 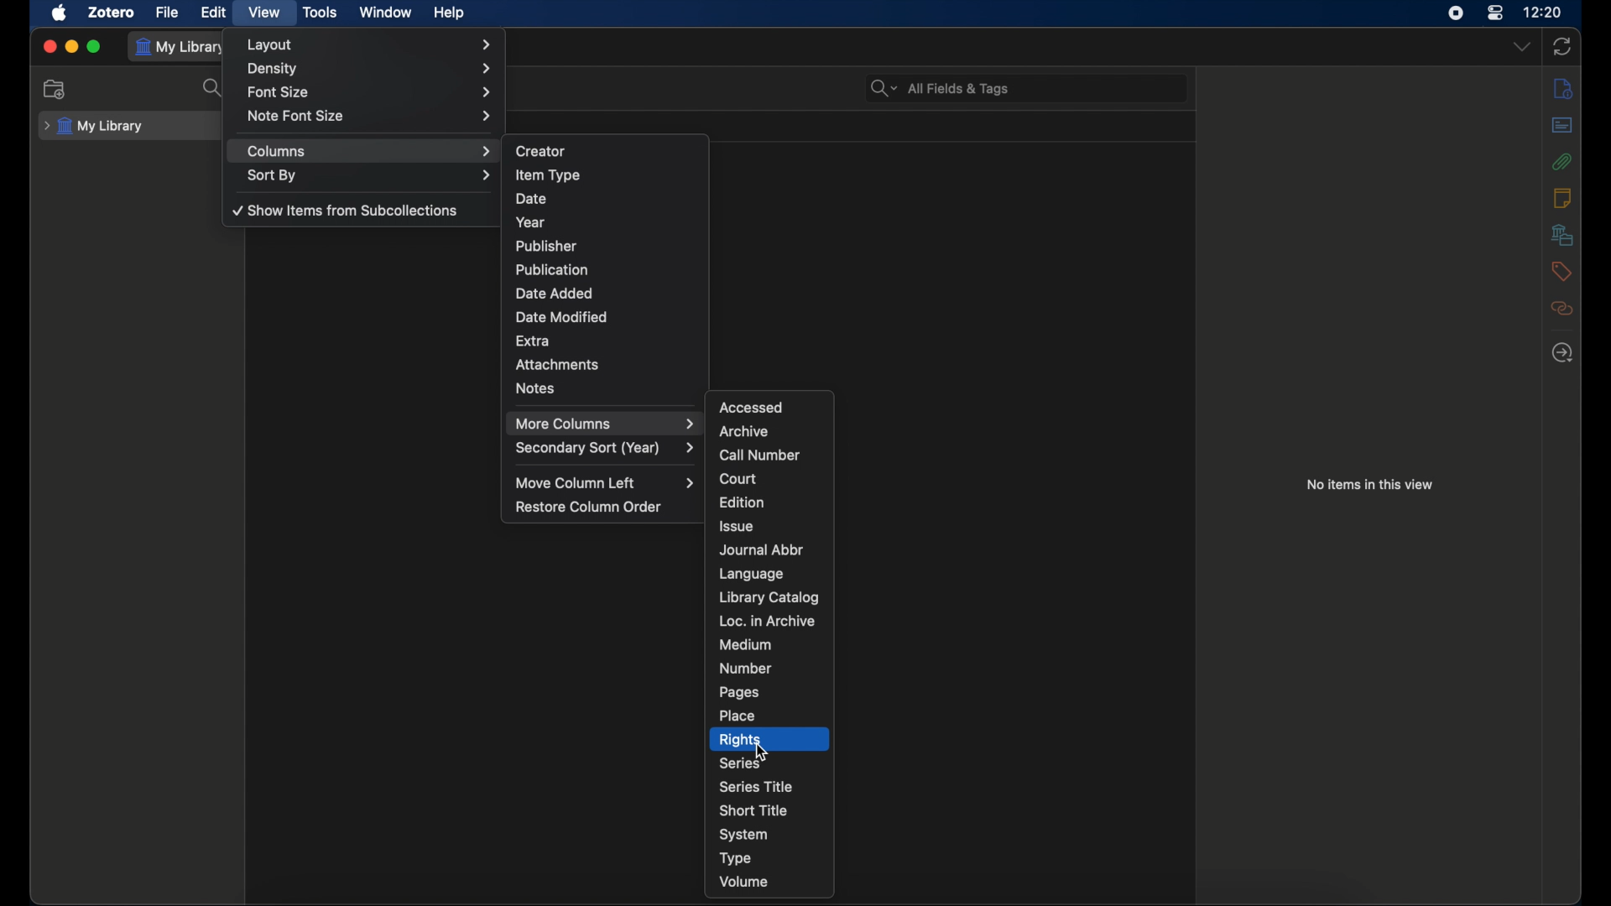 What do you see at coordinates (1564, 89) in the screenshot?
I see `info` at bounding box center [1564, 89].